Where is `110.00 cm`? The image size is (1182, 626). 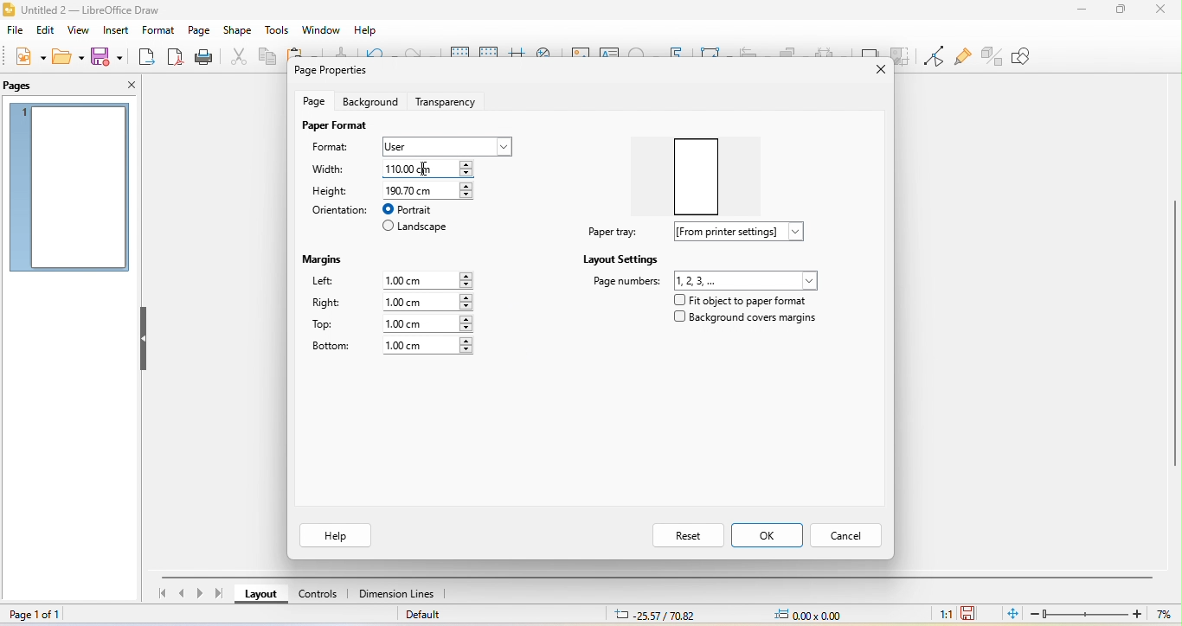
110.00 cm is located at coordinates (428, 168).